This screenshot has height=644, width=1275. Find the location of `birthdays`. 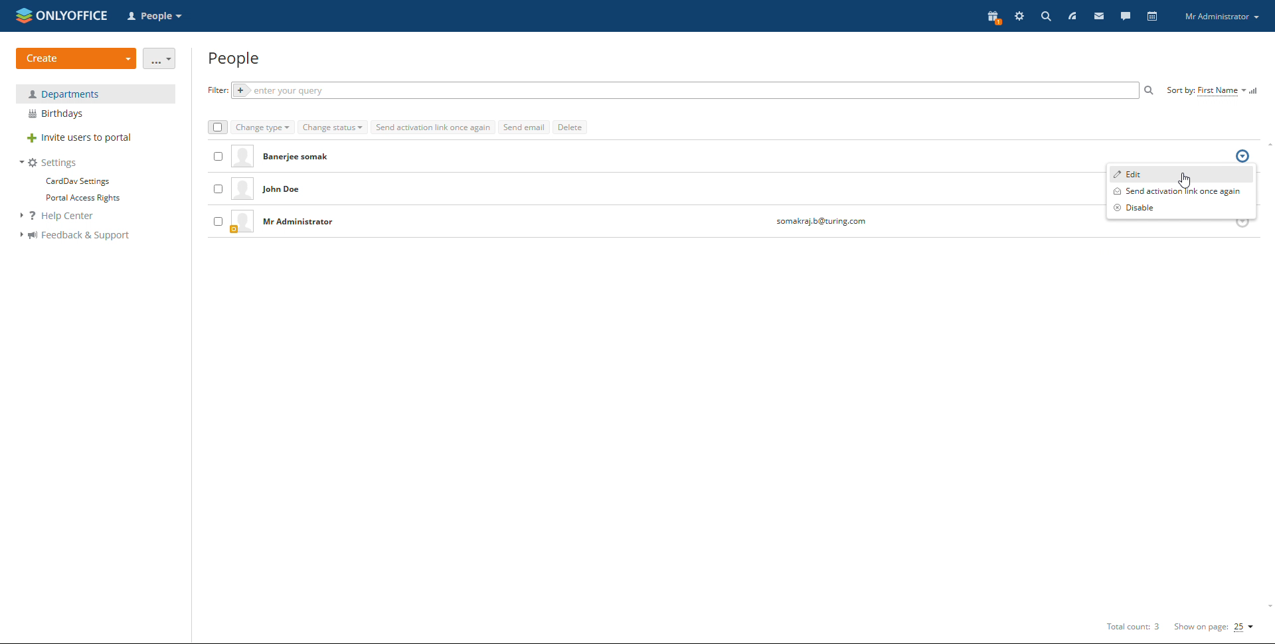

birthdays is located at coordinates (96, 114).